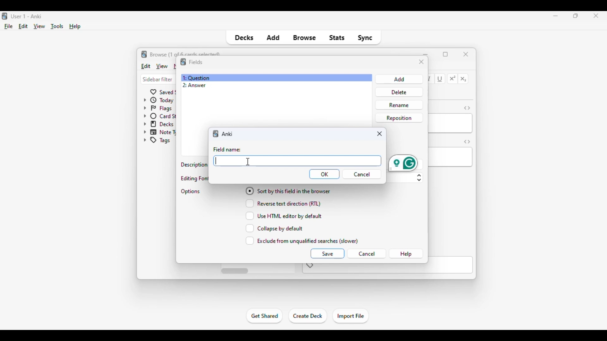 The width and height of the screenshot is (607, 341). What do you see at coordinates (283, 203) in the screenshot?
I see `reverse text direction (RTL)` at bounding box center [283, 203].